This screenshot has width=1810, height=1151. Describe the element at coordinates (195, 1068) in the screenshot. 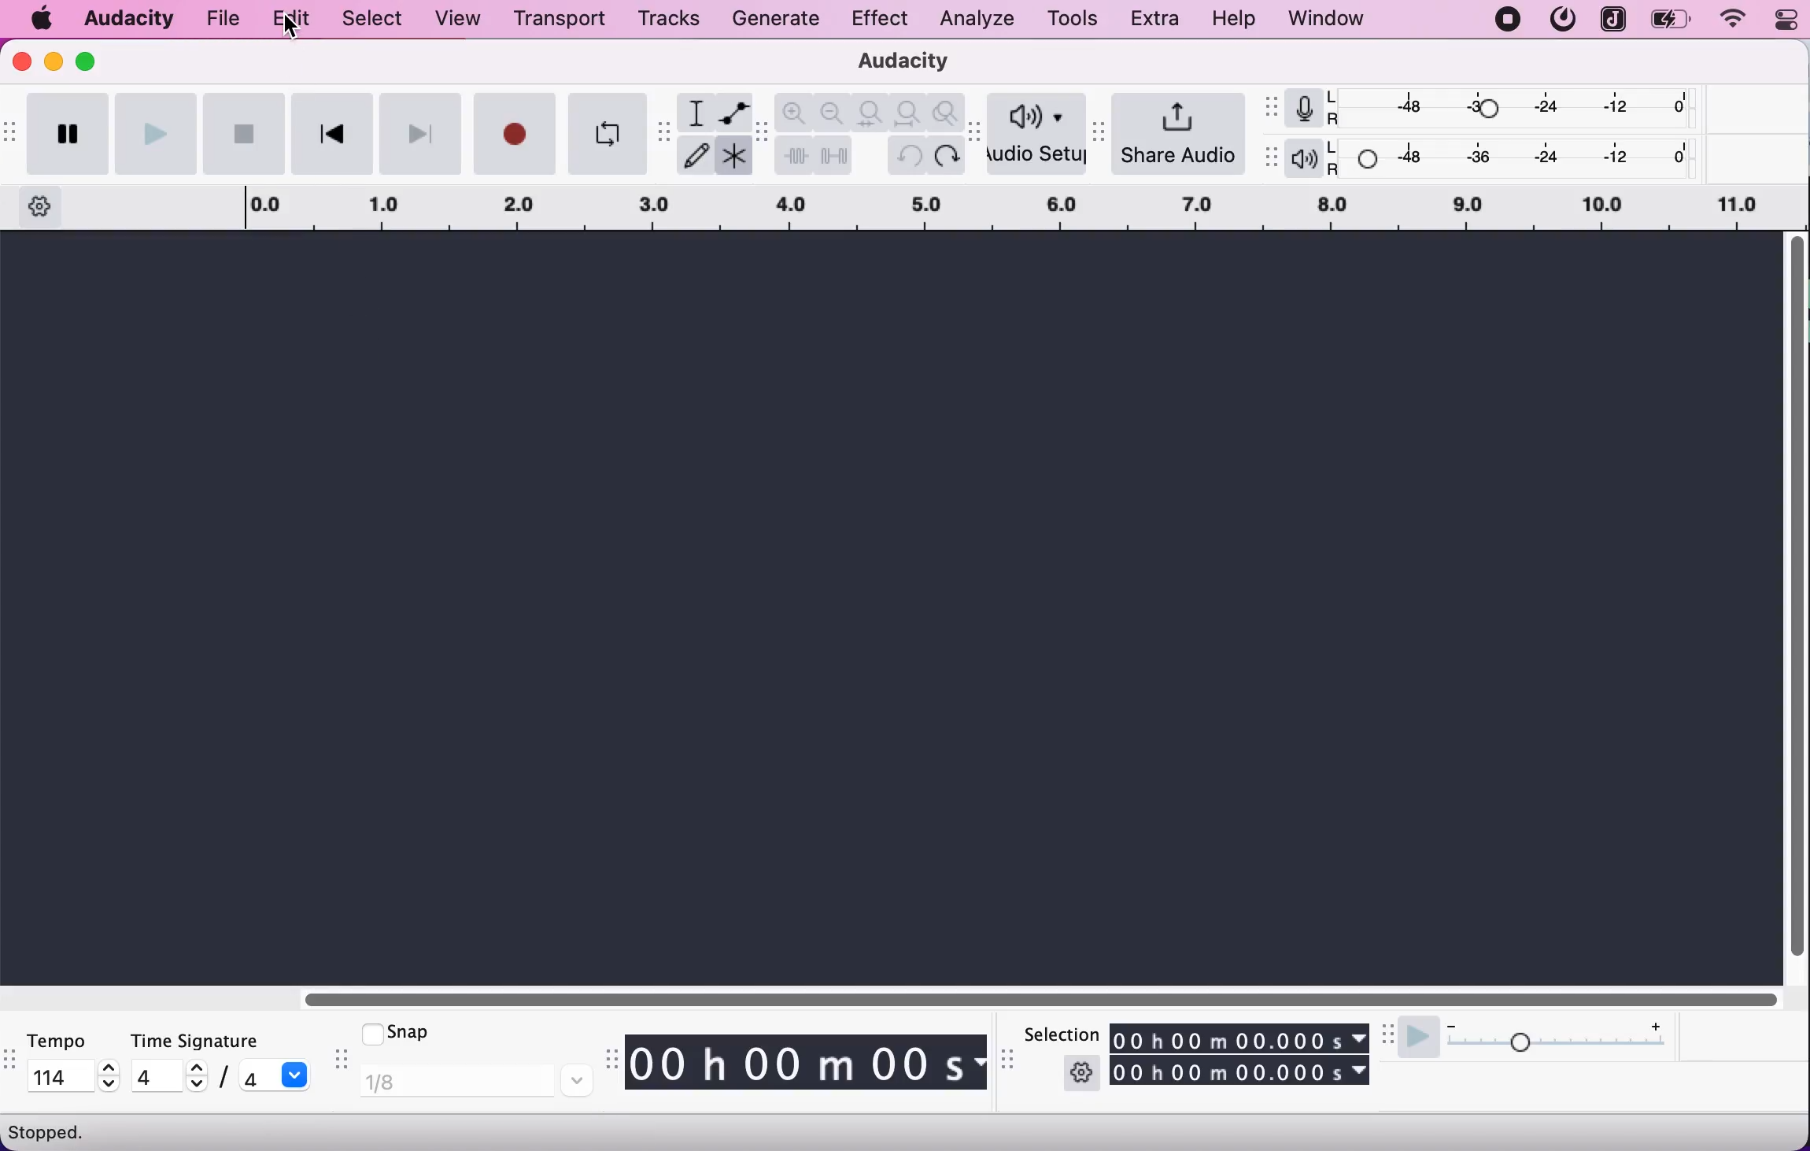

I see `increase` at that location.